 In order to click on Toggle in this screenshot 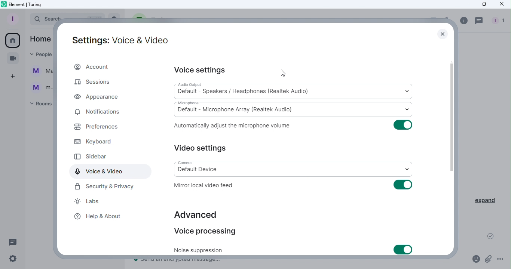, I will do `click(406, 249)`.